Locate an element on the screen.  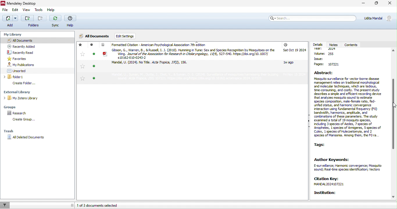
file is located at coordinates (6, 11).